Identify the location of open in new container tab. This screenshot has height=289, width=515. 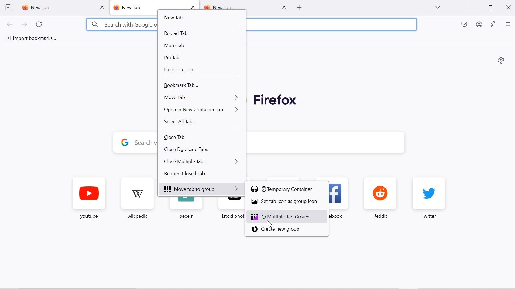
(202, 108).